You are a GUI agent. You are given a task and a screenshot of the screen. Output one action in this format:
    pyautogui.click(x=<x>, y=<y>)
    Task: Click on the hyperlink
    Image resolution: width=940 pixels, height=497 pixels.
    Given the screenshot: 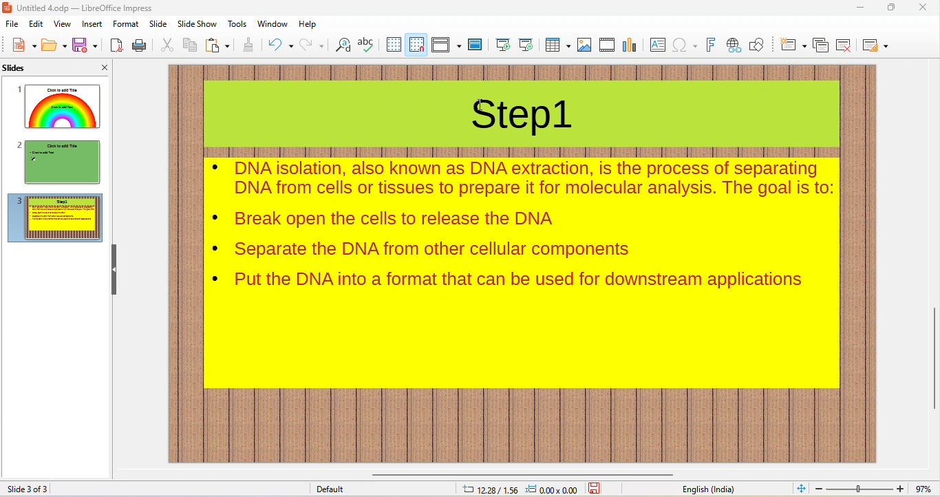 What is the action you would take?
    pyautogui.click(x=733, y=45)
    